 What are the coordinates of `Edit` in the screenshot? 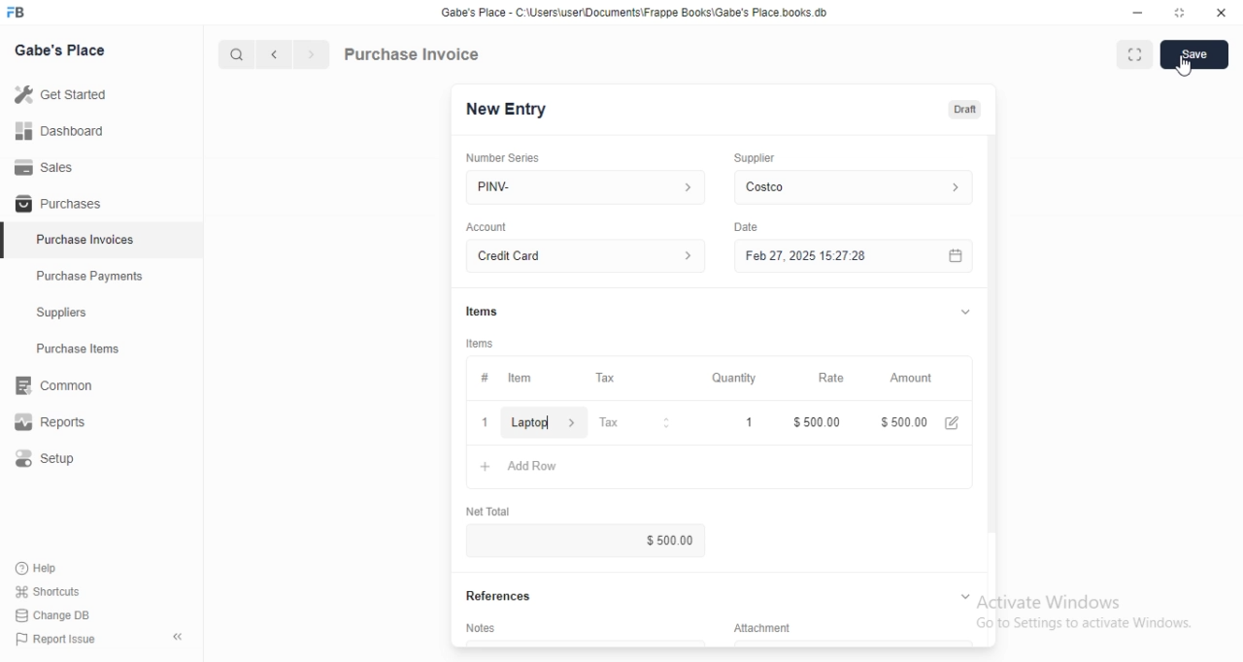 It's located at (952, 423).